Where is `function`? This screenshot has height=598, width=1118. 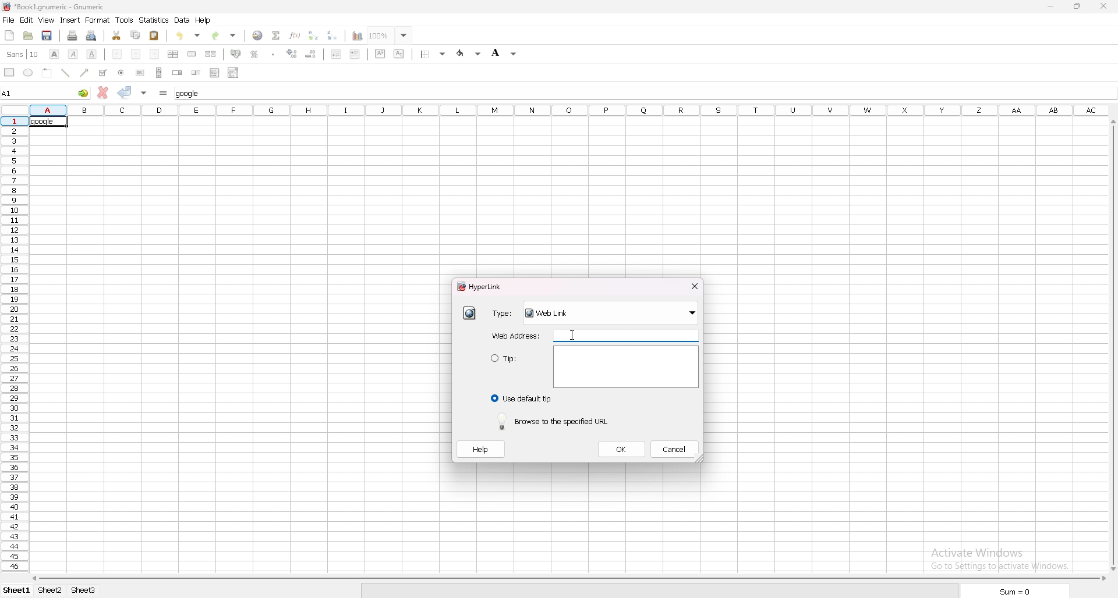
function is located at coordinates (295, 35).